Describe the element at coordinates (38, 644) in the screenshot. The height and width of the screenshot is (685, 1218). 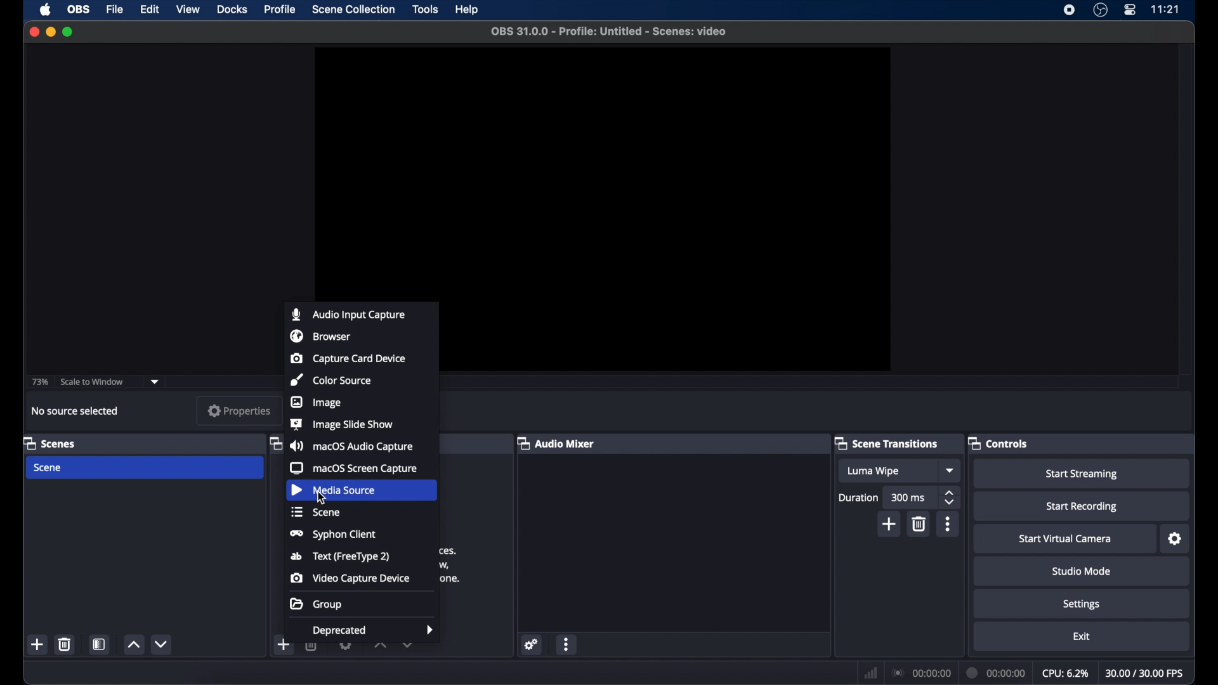
I see `add` at that location.